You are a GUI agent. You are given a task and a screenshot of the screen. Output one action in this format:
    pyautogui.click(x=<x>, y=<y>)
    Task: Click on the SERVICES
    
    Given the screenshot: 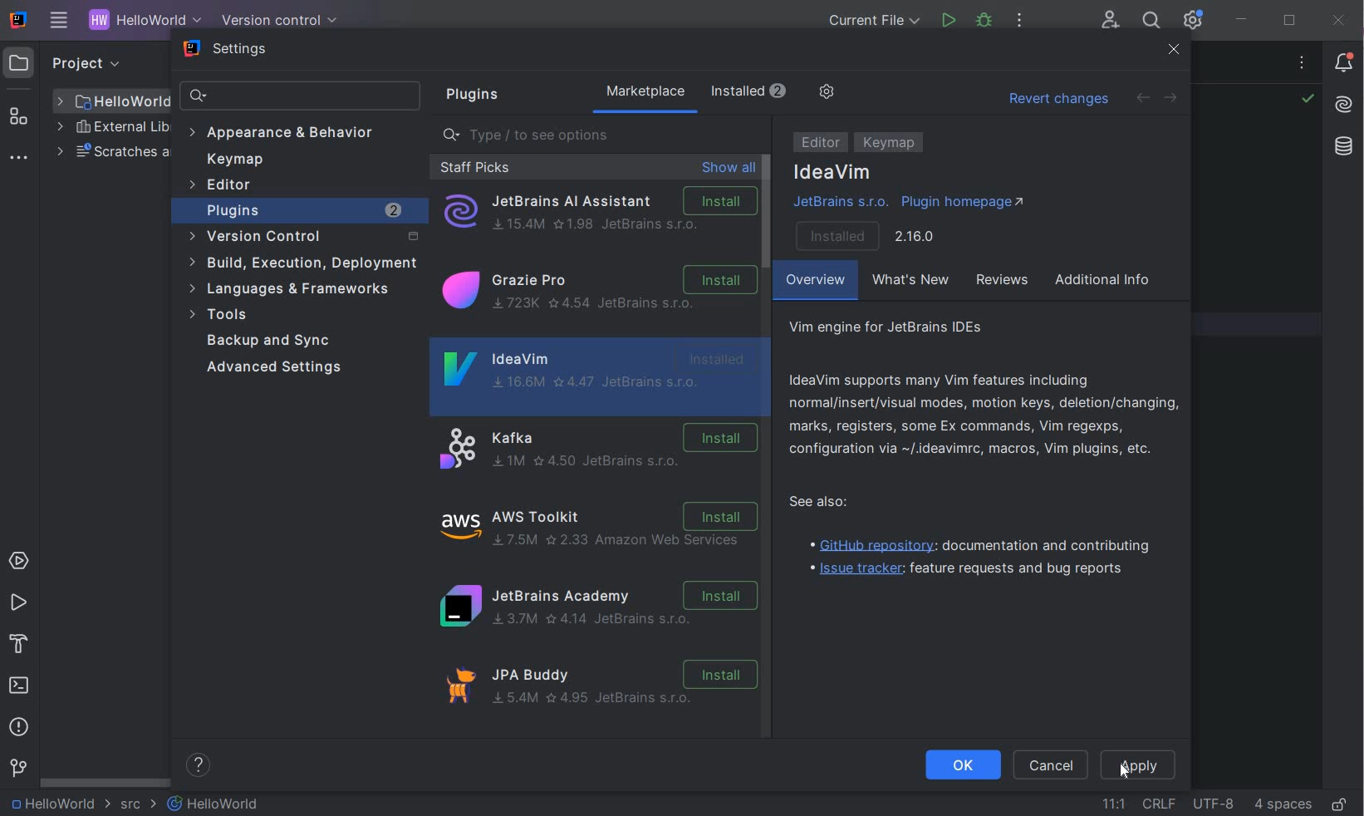 What is the action you would take?
    pyautogui.click(x=19, y=562)
    